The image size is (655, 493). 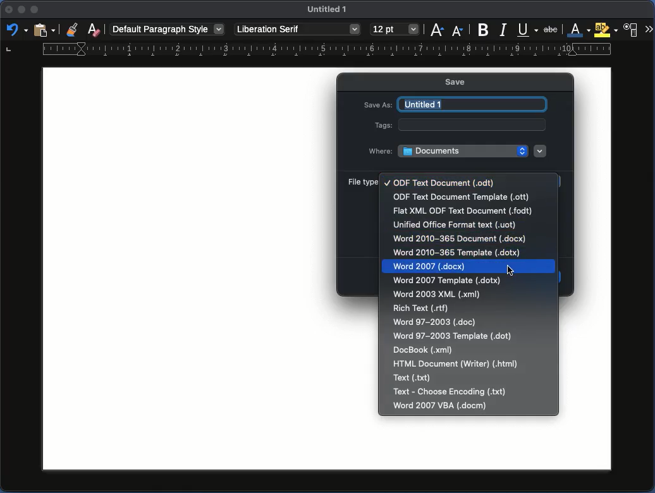 I want to click on html, so click(x=455, y=364).